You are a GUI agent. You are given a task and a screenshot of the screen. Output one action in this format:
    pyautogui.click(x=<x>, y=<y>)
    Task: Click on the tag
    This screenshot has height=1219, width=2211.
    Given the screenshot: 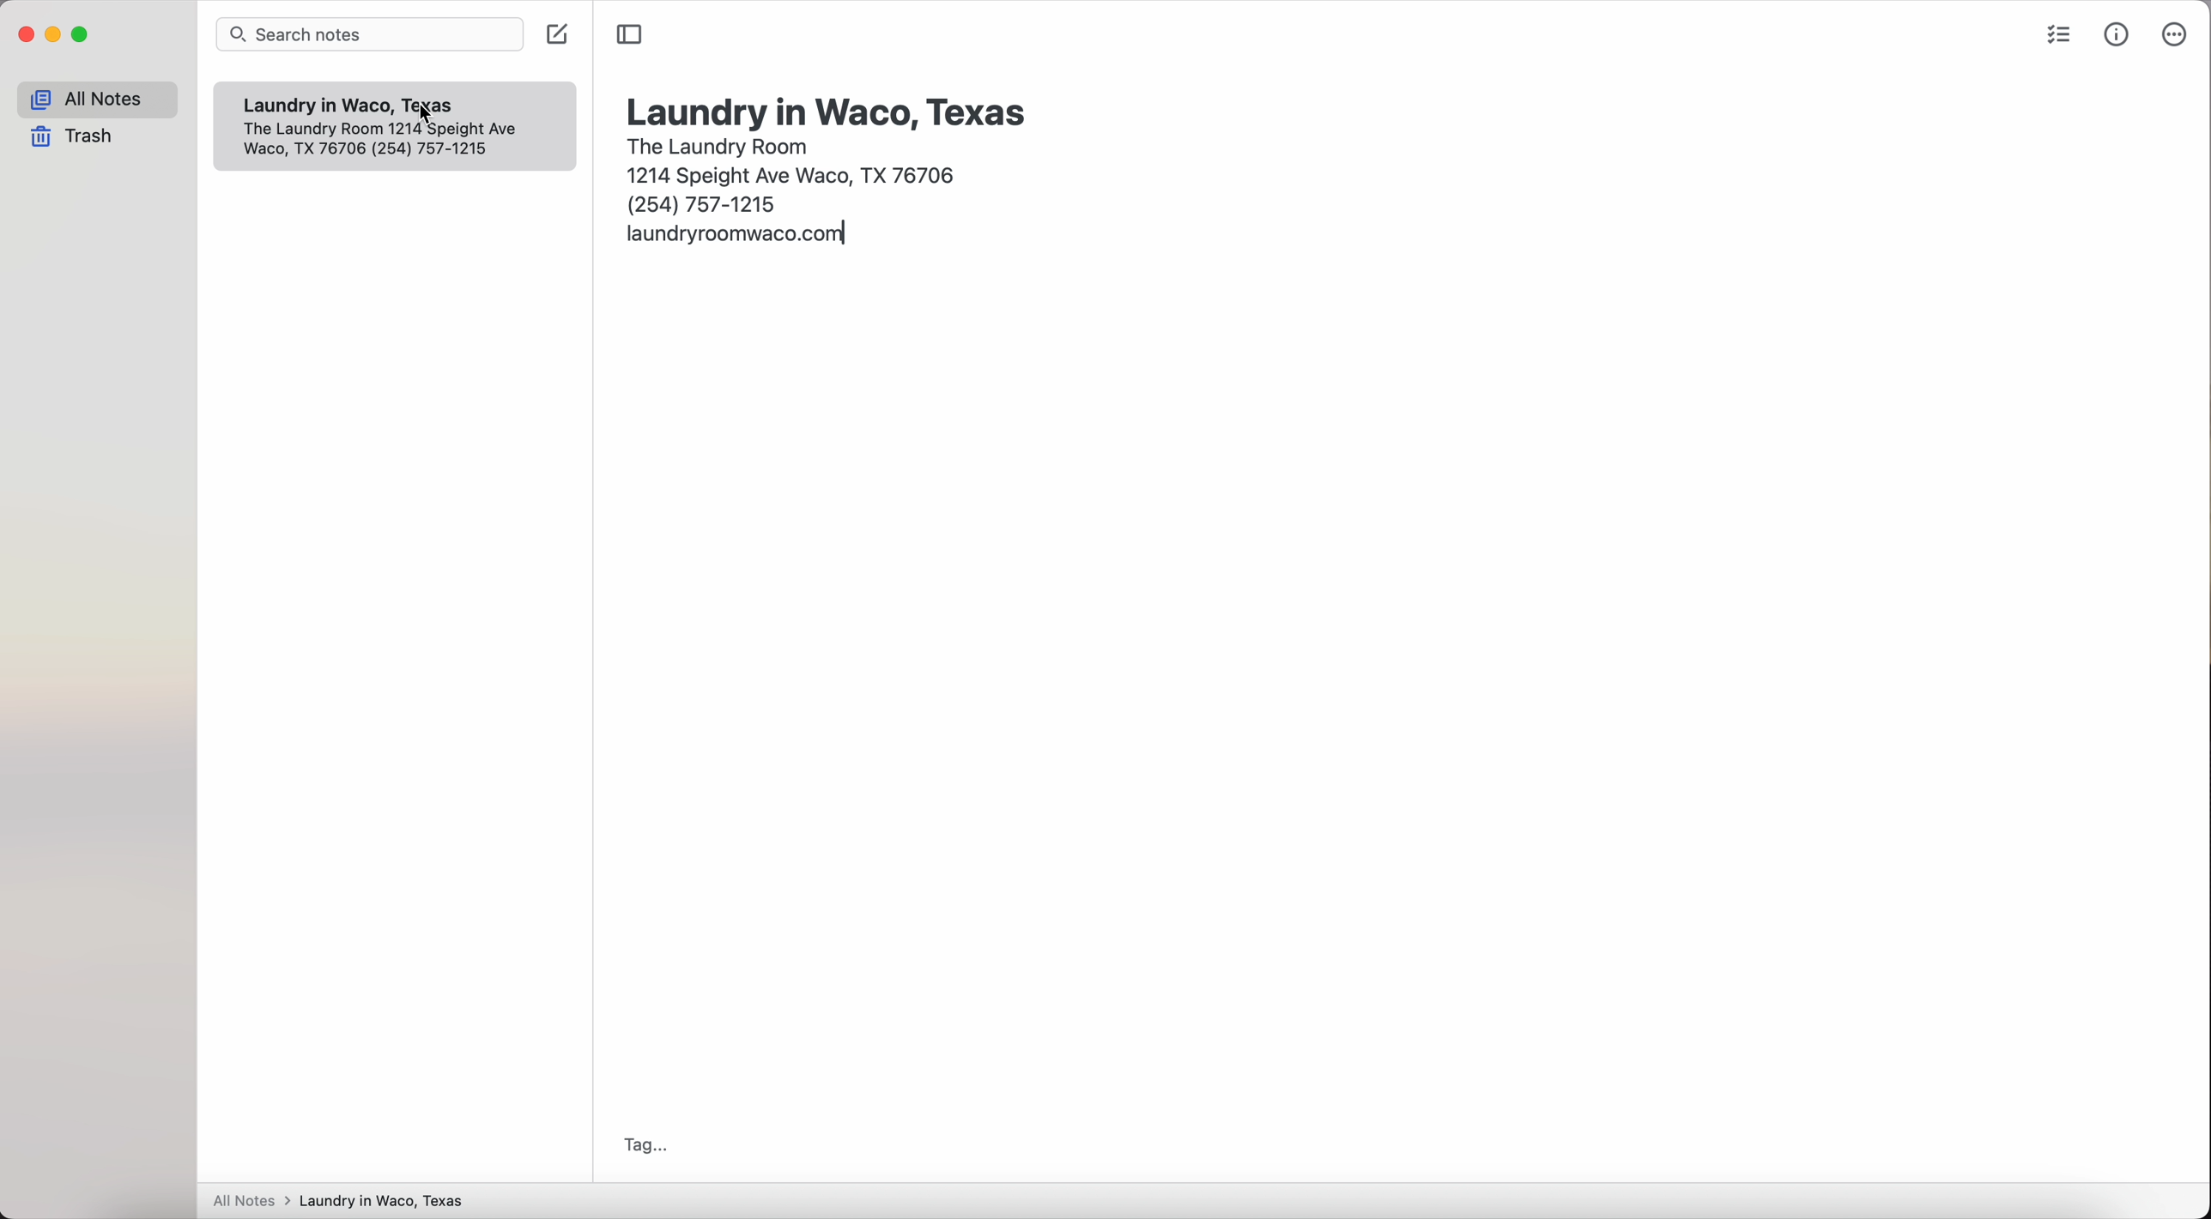 What is the action you would take?
    pyautogui.click(x=640, y=1145)
    